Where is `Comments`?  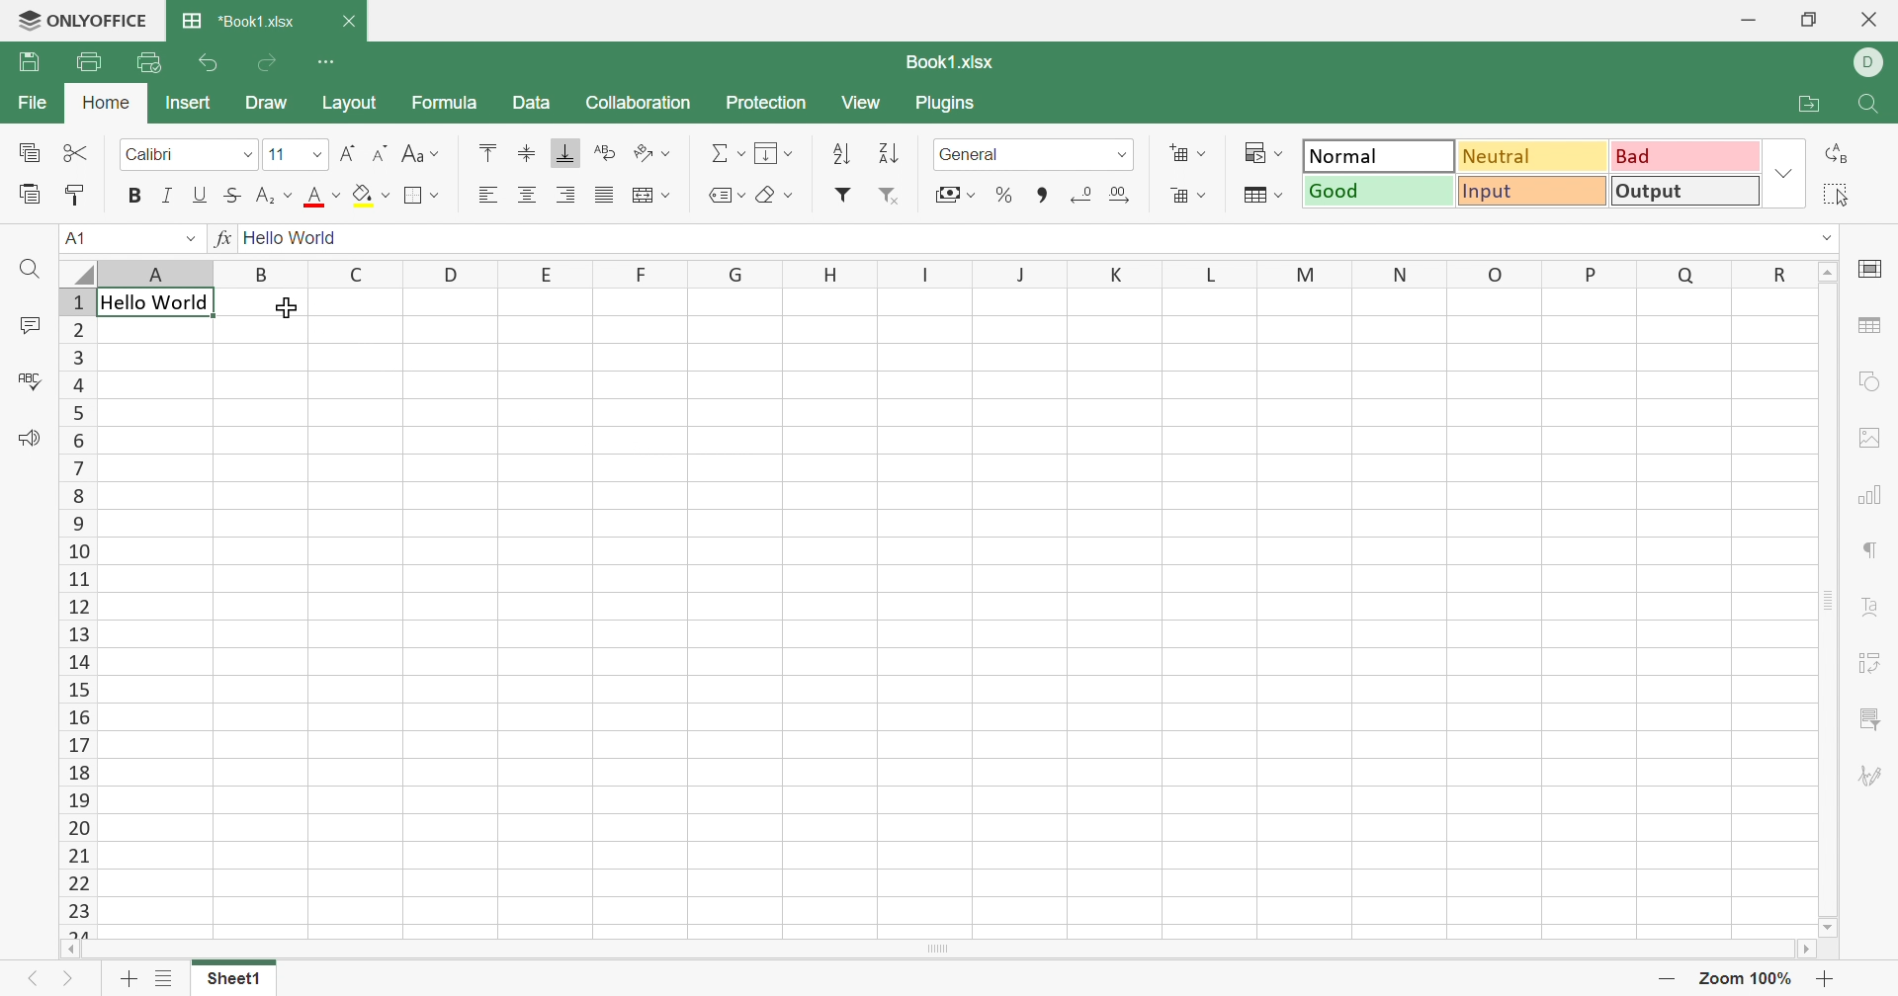
Comments is located at coordinates (30, 326).